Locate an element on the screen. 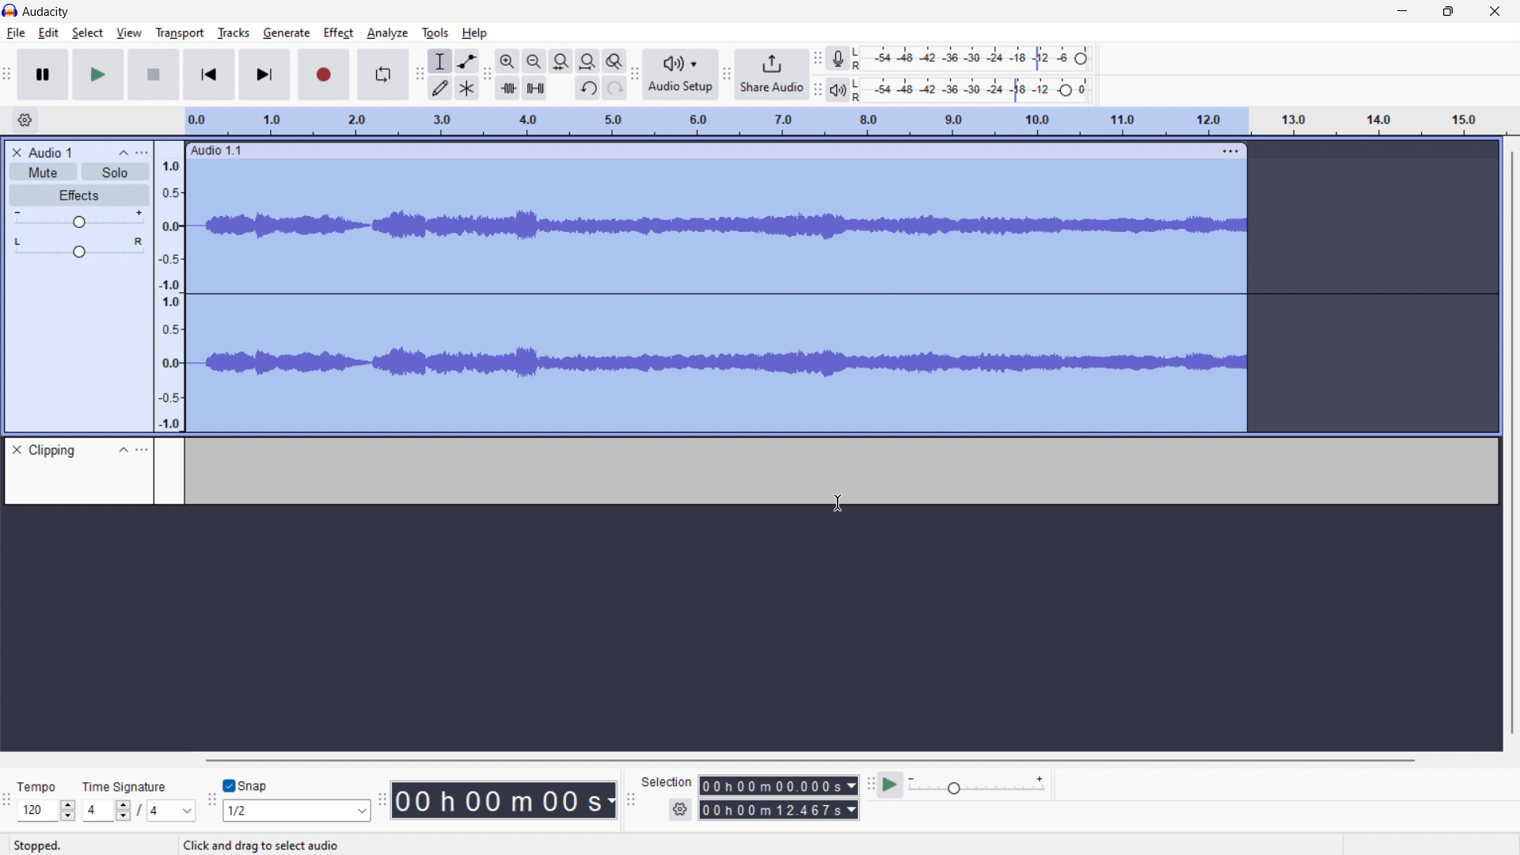 The height and width of the screenshot is (855, 1520). tracks is located at coordinates (235, 32).